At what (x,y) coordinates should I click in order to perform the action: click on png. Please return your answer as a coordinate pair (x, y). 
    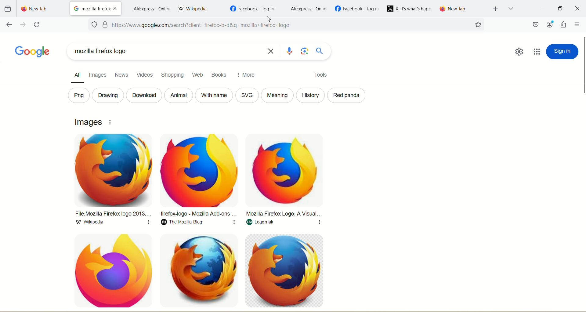
    Looking at the image, I should click on (77, 95).